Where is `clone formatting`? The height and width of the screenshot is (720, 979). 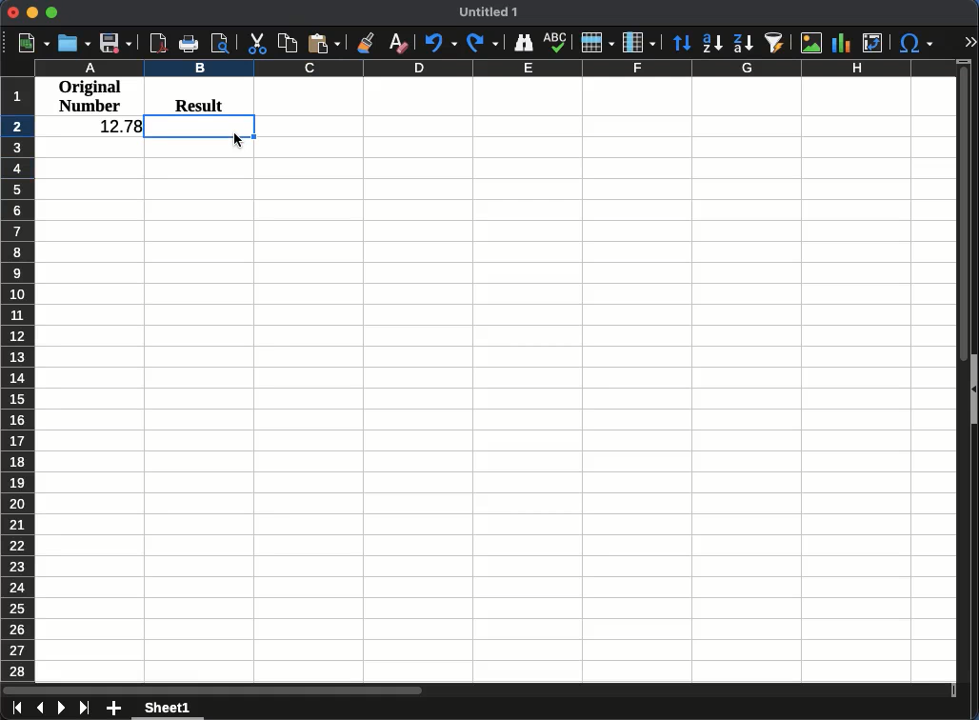 clone formatting is located at coordinates (367, 42).